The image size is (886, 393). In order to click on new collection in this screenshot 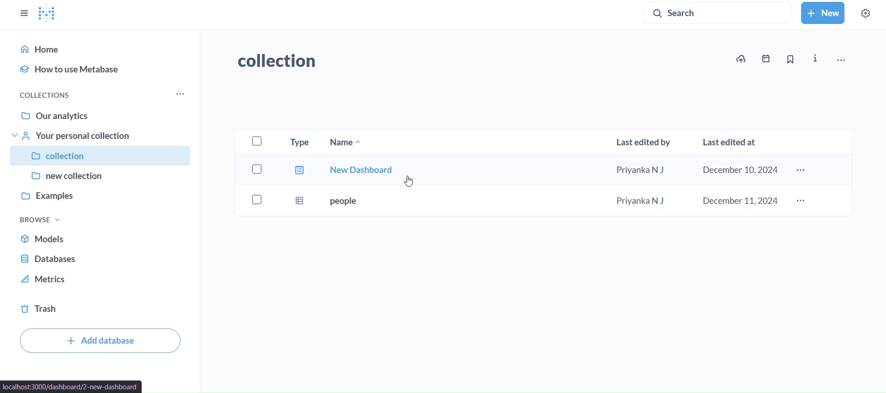, I will do `click(100, 178)`.